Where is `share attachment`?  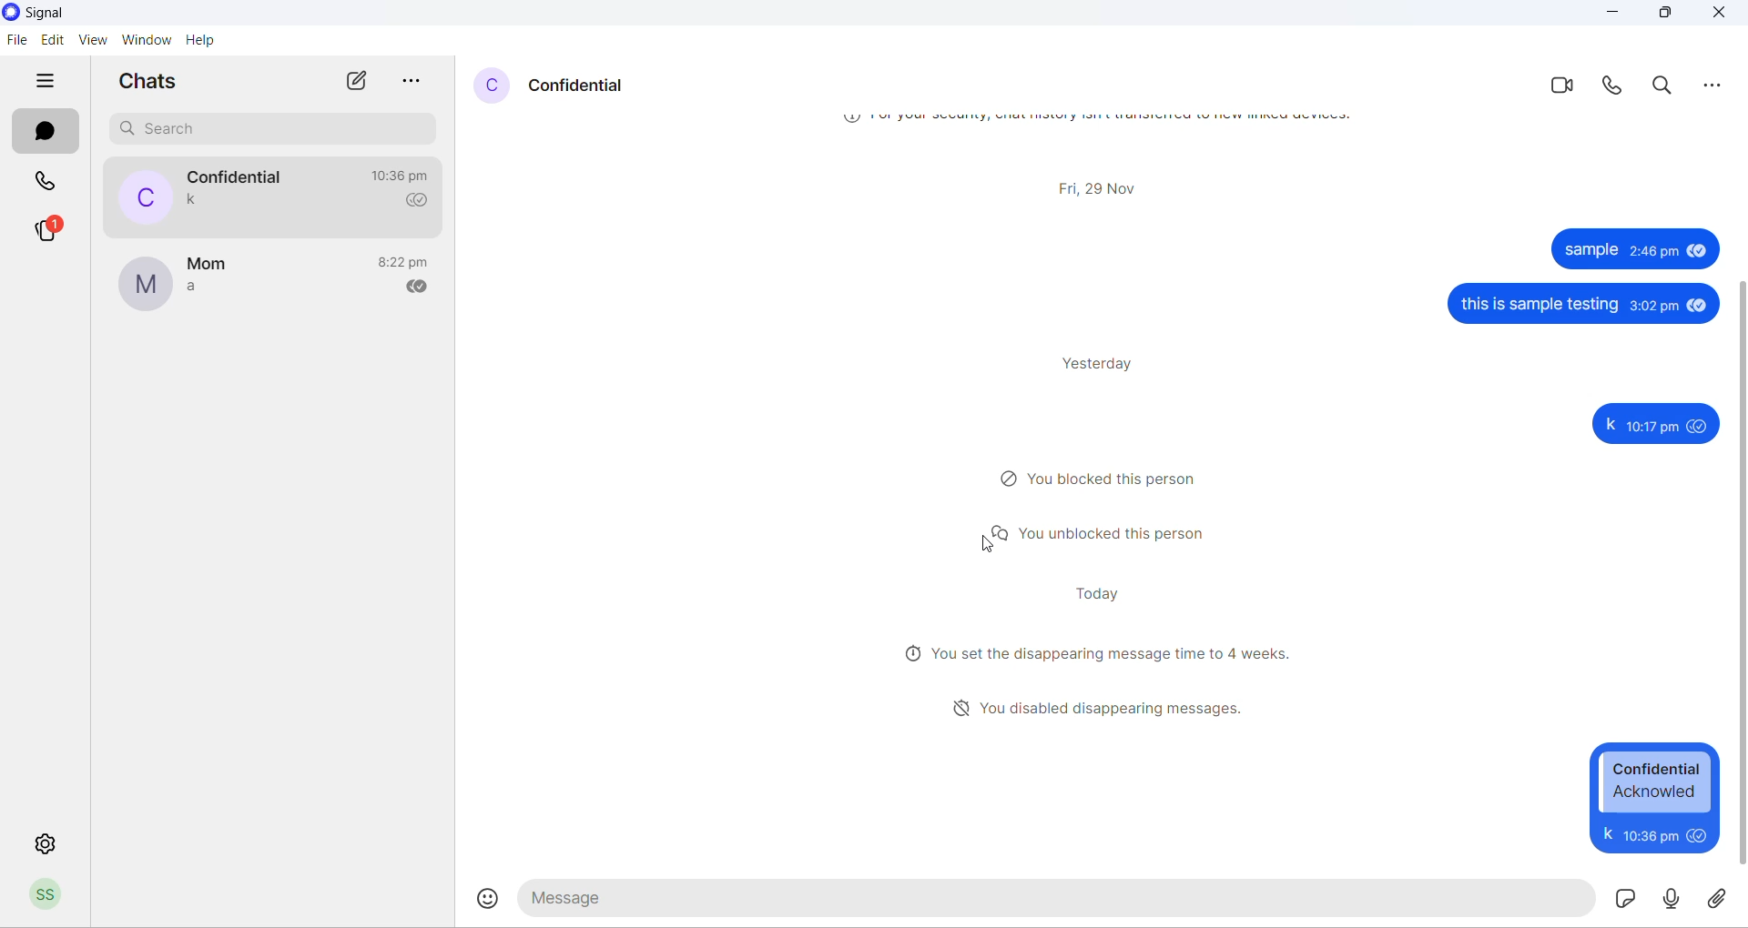
share attachment is located at coordinates (1722, 901).